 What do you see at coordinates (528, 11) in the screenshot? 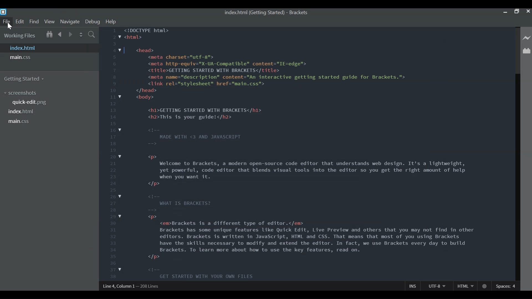
I see `Close` at bounding box center [528, 11].